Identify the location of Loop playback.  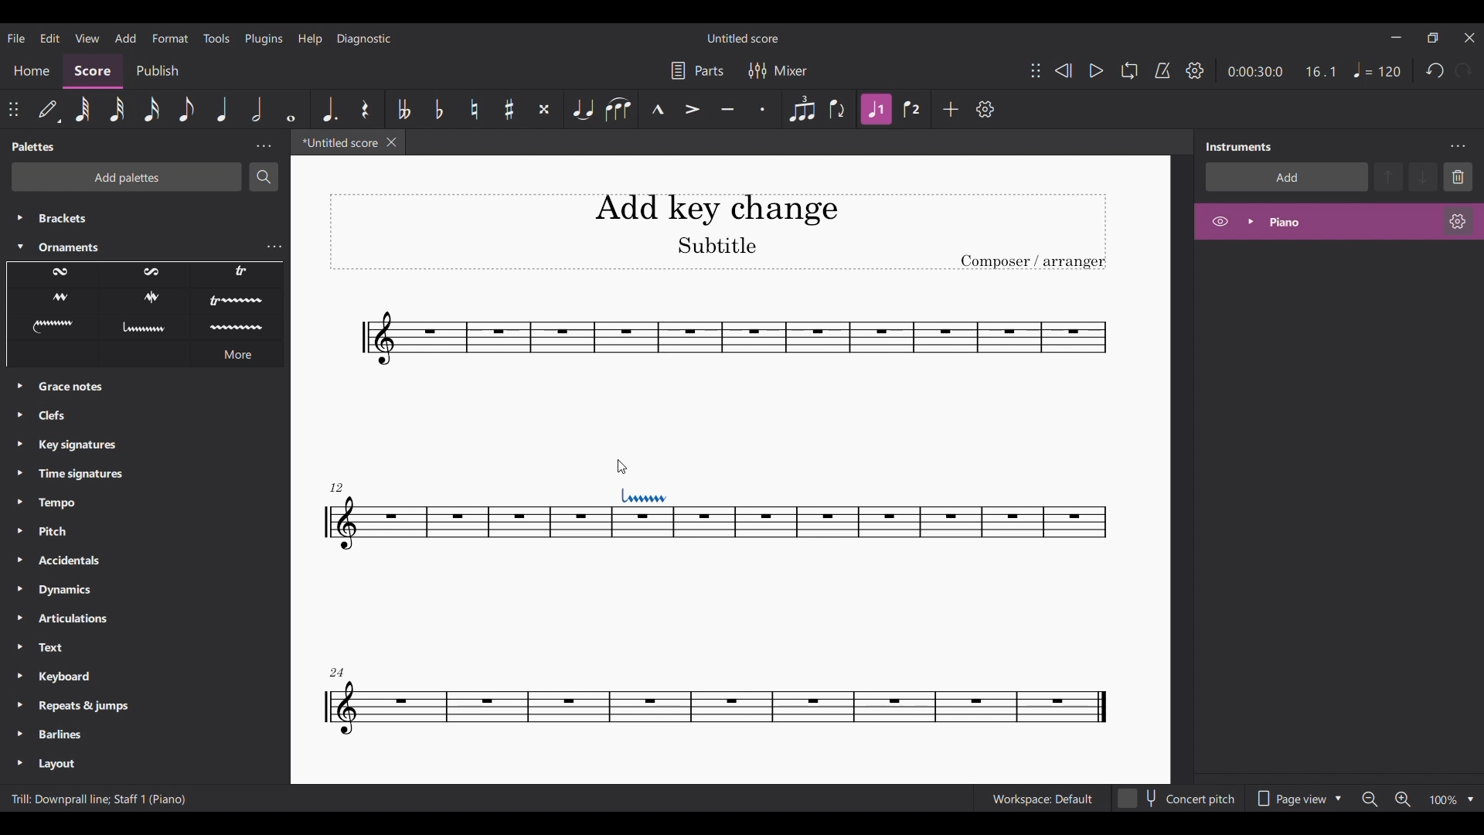
(1129, 70).